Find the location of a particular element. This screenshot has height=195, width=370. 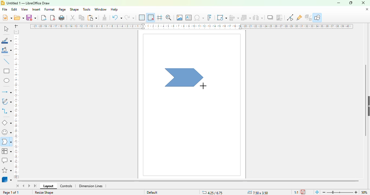

zoom & pan is located at coordinates (168, 17).